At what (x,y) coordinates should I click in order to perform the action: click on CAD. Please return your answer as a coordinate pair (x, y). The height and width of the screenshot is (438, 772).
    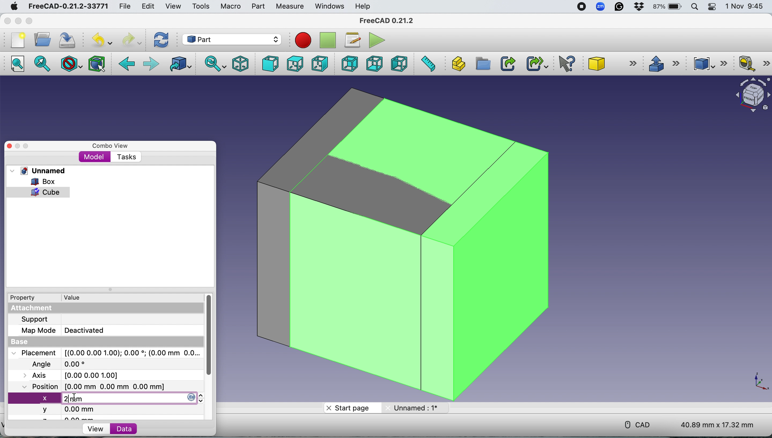
    Looking at the image, I should click on (635, 424).